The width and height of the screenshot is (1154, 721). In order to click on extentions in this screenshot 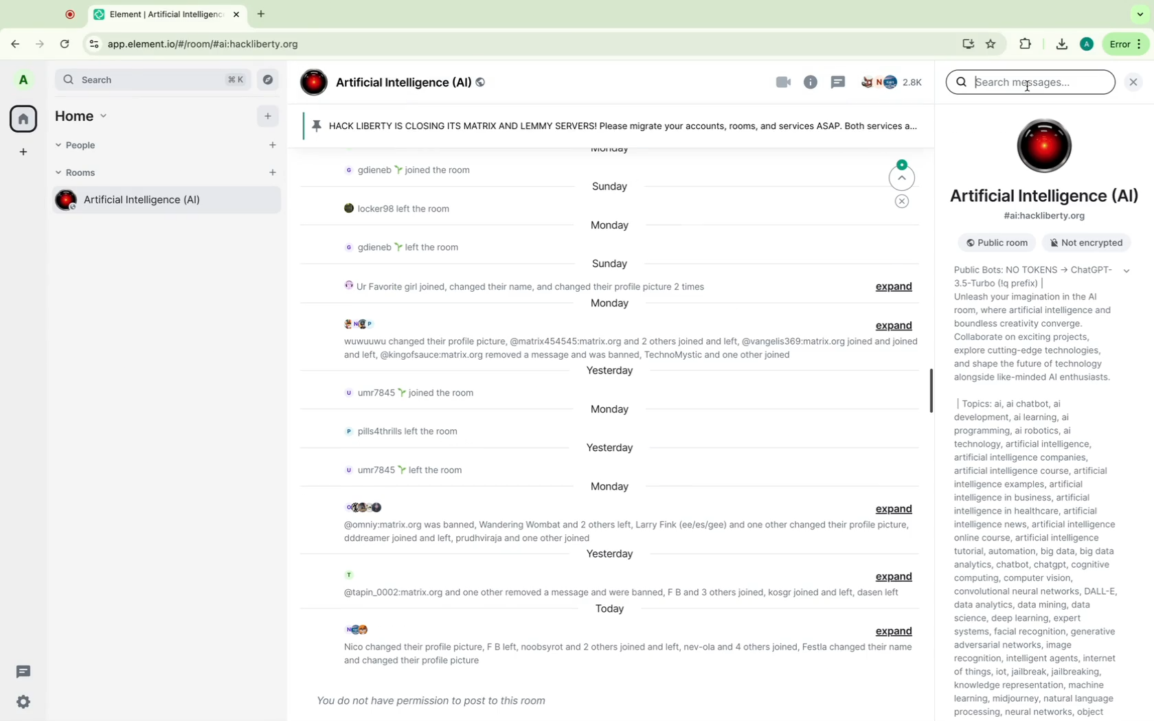, I will do `click(992, 44)`.